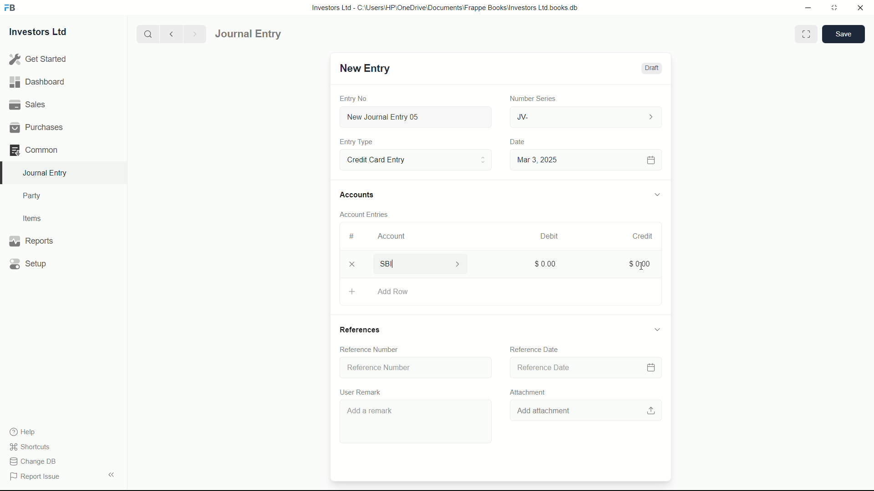 This screenshot has width=874, height=491. I want to click on delete, so click(351, 266).